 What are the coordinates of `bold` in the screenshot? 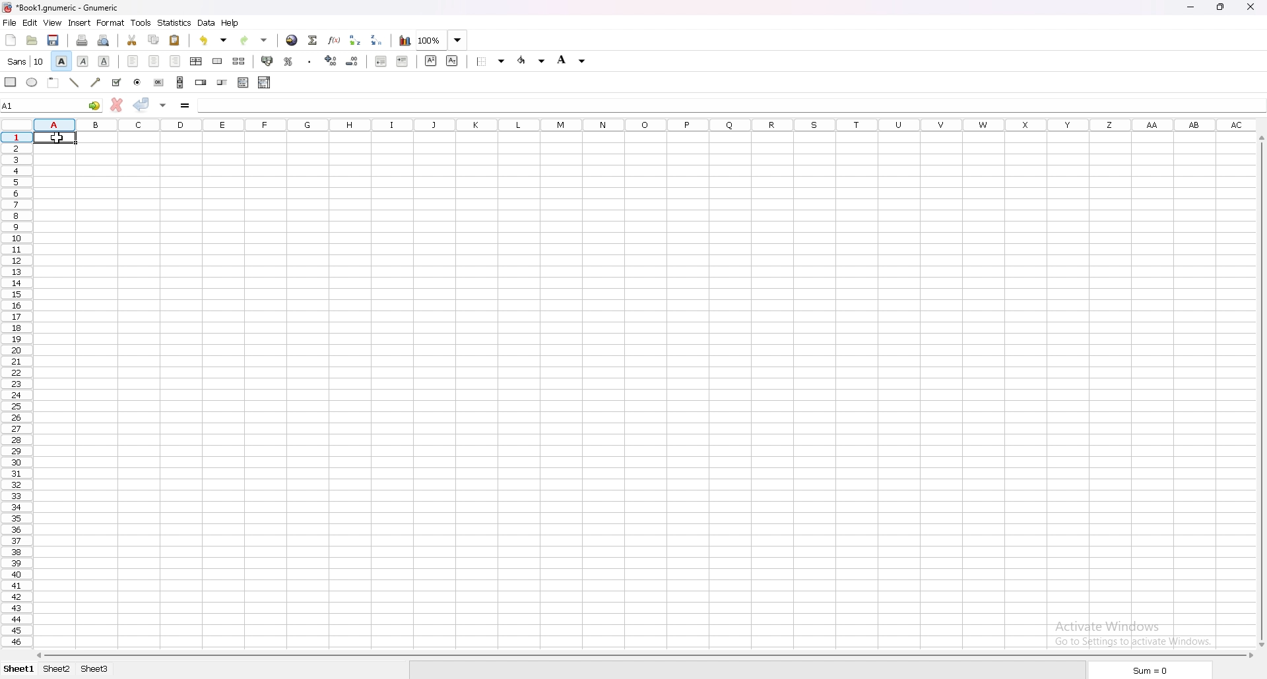 It's located at (61, 61).